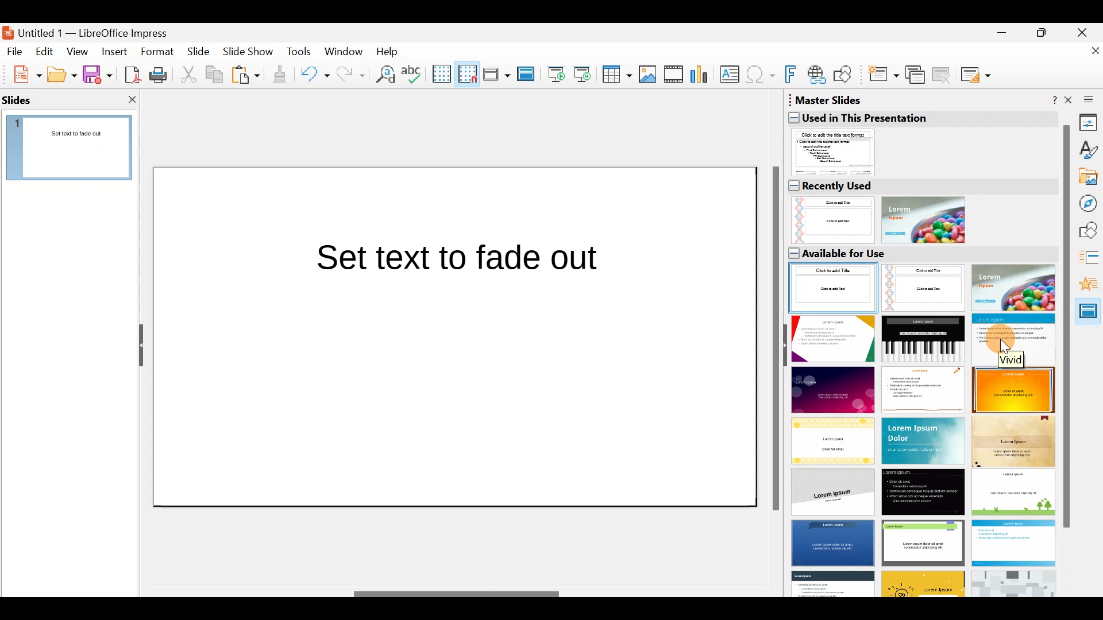  Describe the element at coordinates (527, 75) in the screenshot. I see `Master slide` at that location.